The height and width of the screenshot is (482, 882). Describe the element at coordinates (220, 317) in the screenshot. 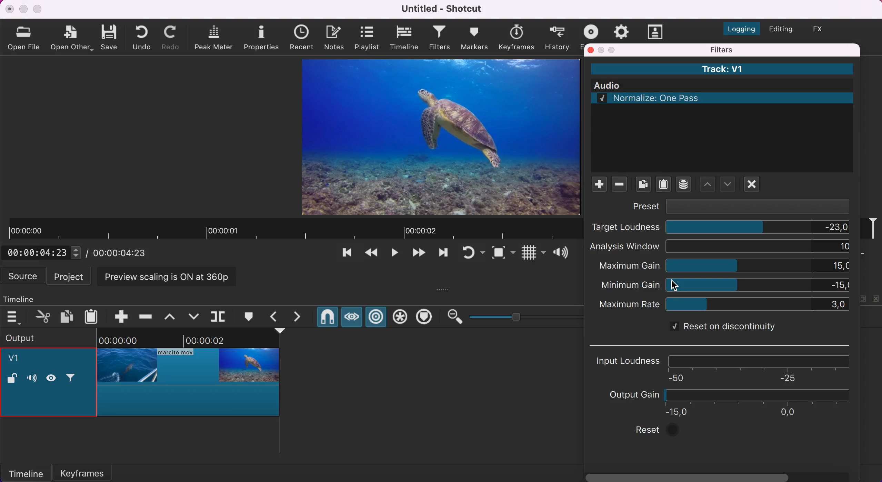

I see `split at playhead` at that location.